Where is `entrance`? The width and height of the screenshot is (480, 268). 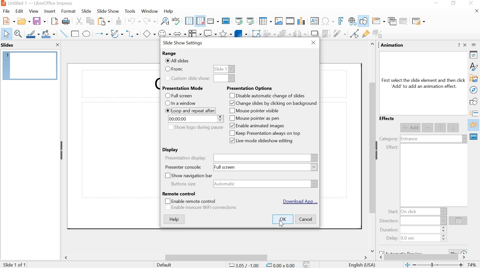 entrance is located at coordinates (409, 139).